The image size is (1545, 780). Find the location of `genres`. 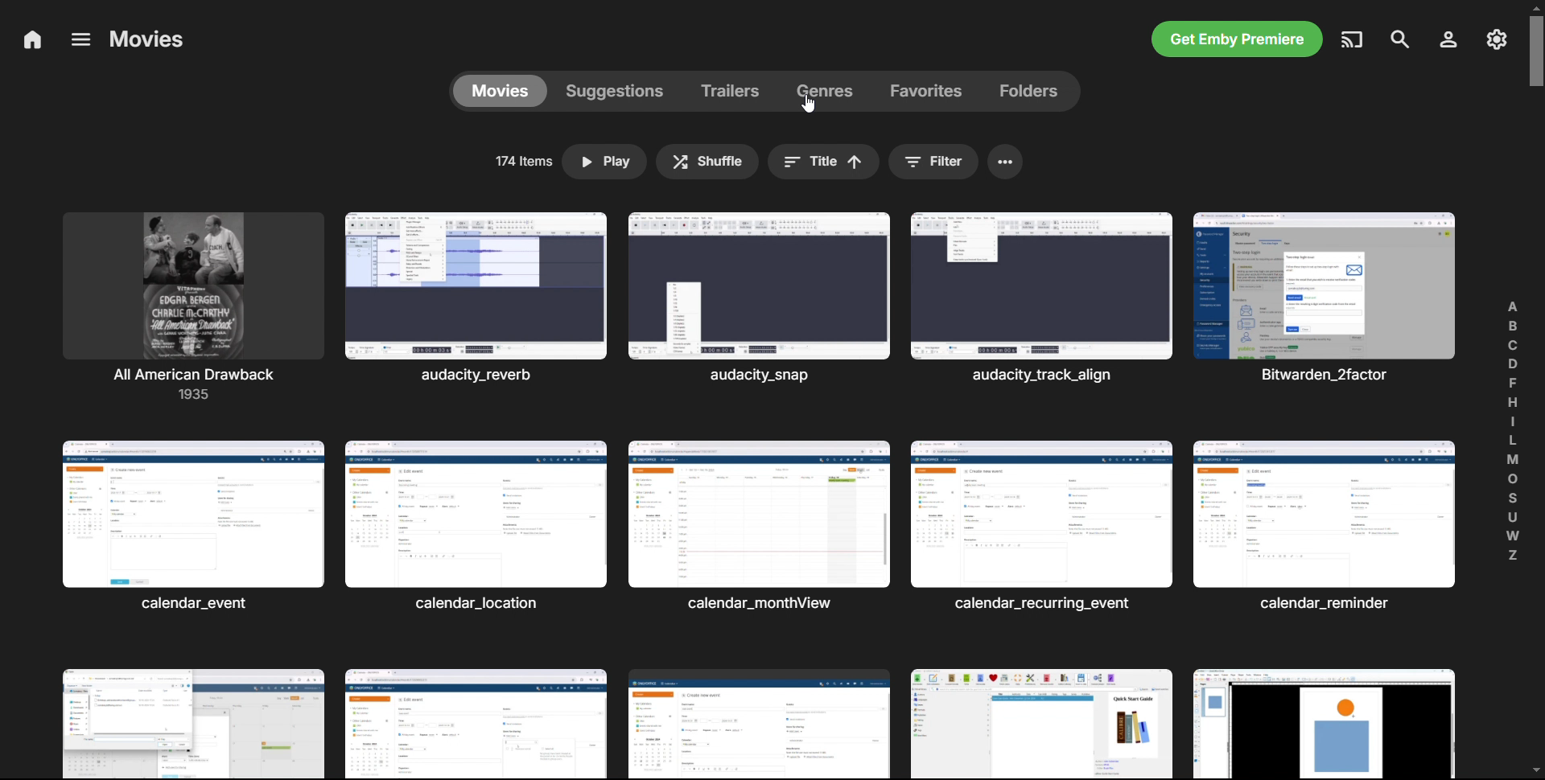

genres is located at coordinates (832, 92).